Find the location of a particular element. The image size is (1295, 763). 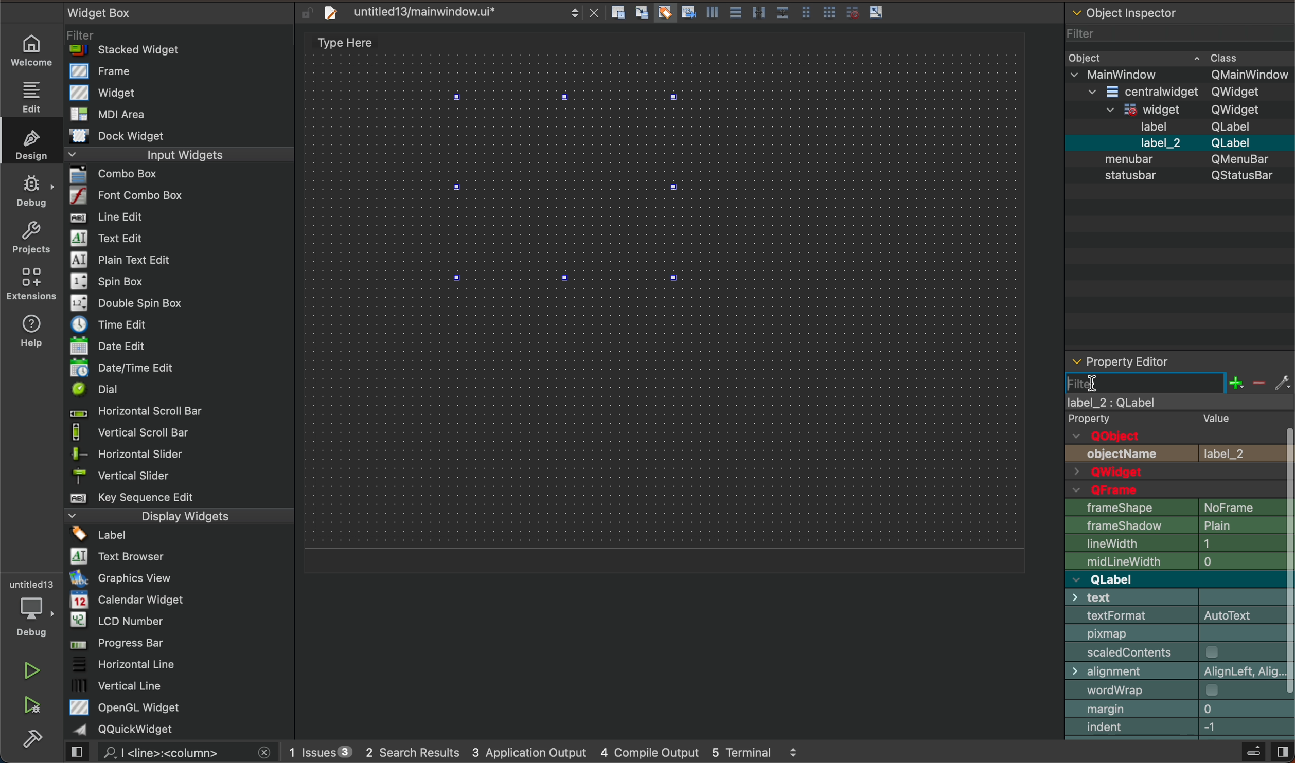

run is located at coordinates (31, 669).